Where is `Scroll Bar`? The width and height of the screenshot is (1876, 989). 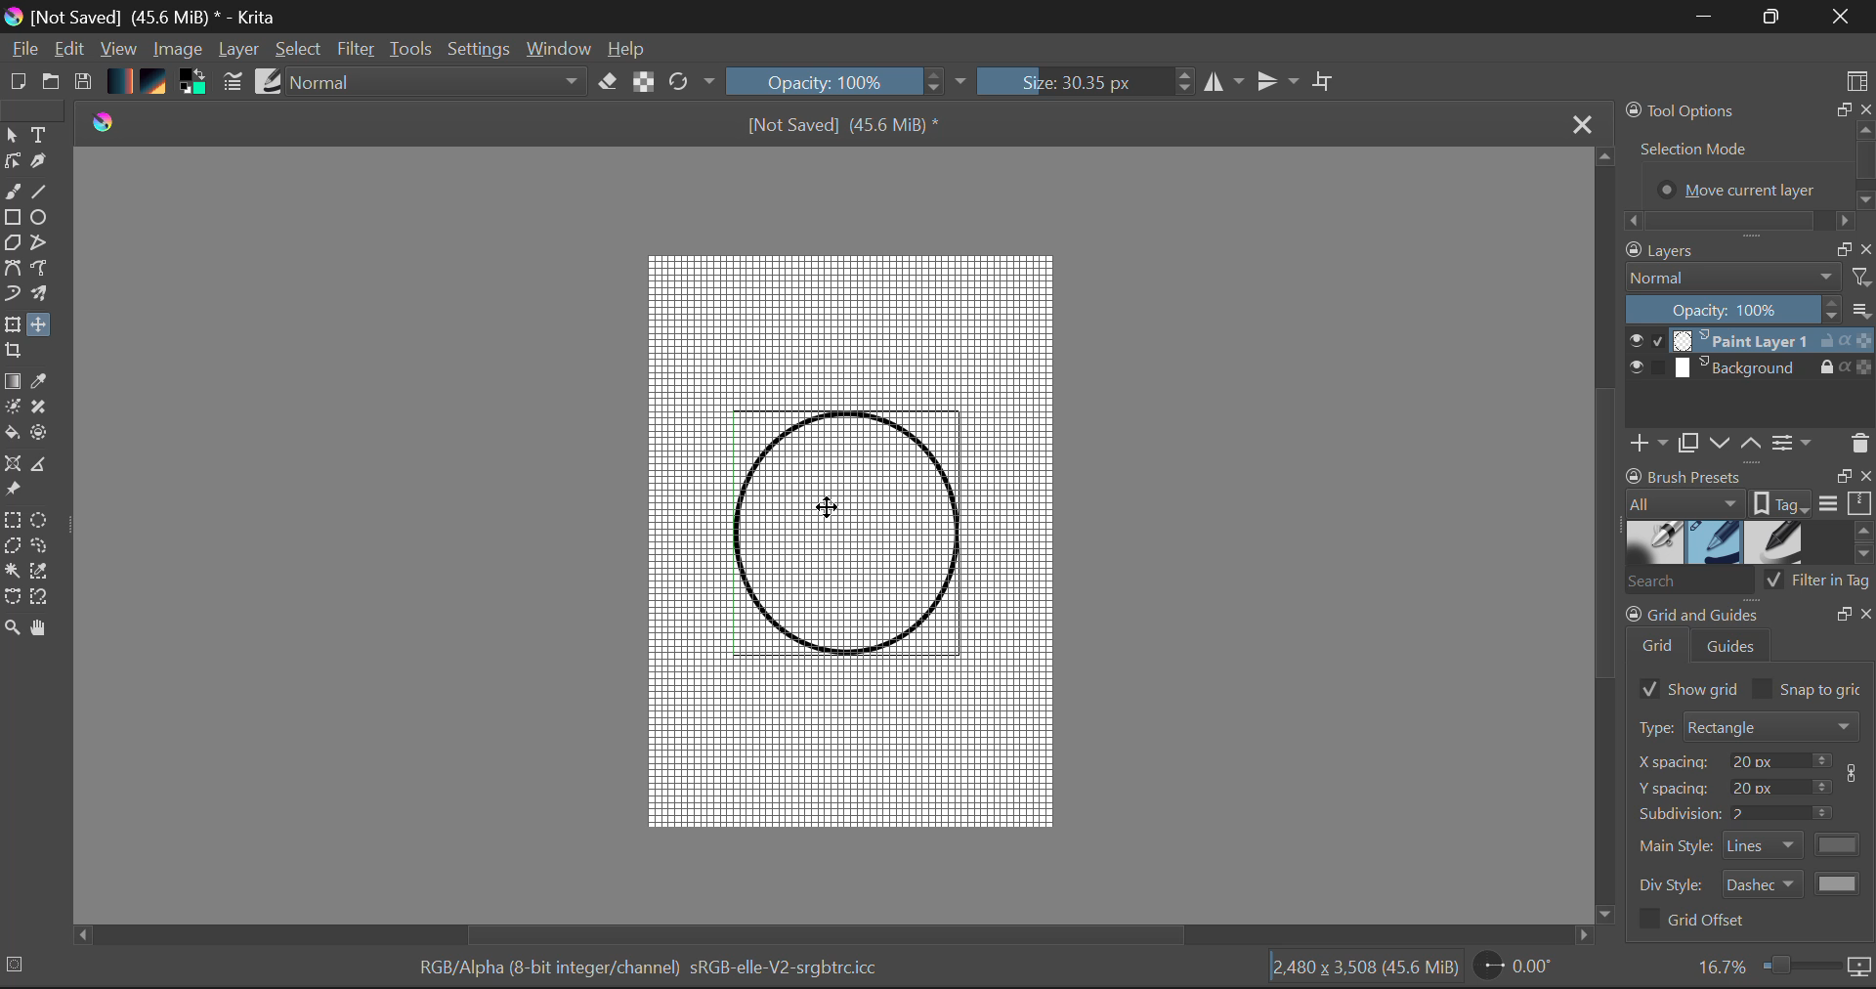
Scroll Bar is located at coordinates (836, 933).